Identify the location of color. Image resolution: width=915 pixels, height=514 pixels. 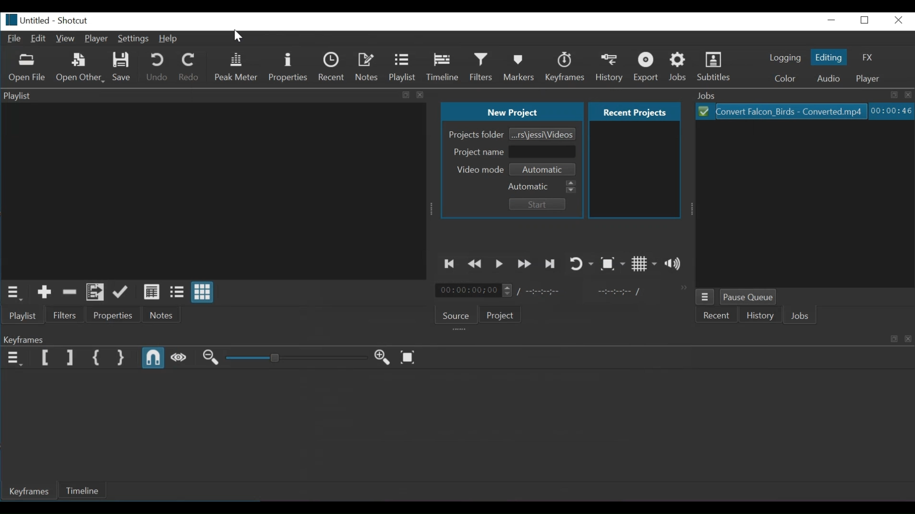
(787, 79).